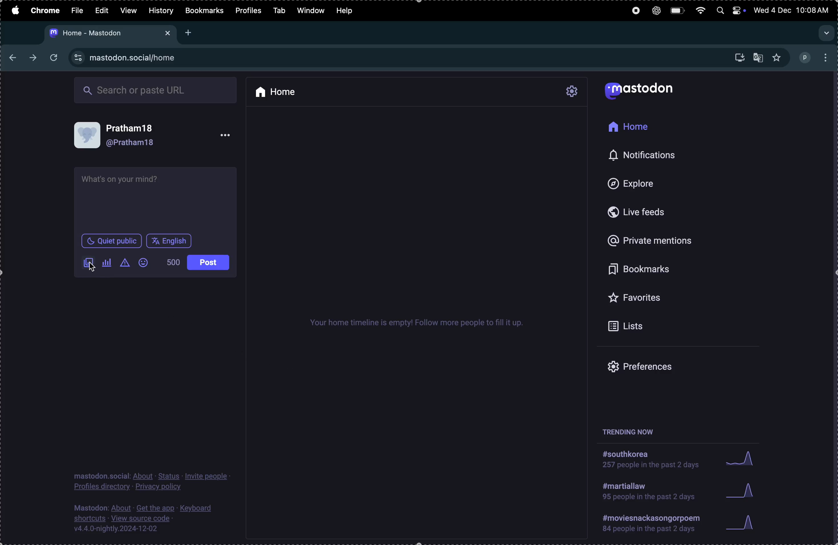  What do you see at coordinates (638, 211) in the screenshot?
I see `live feeds` at bounding box center [638, 211].